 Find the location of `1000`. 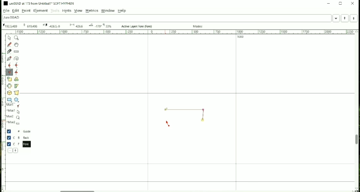

1000 is located at coordinates (241, 37).